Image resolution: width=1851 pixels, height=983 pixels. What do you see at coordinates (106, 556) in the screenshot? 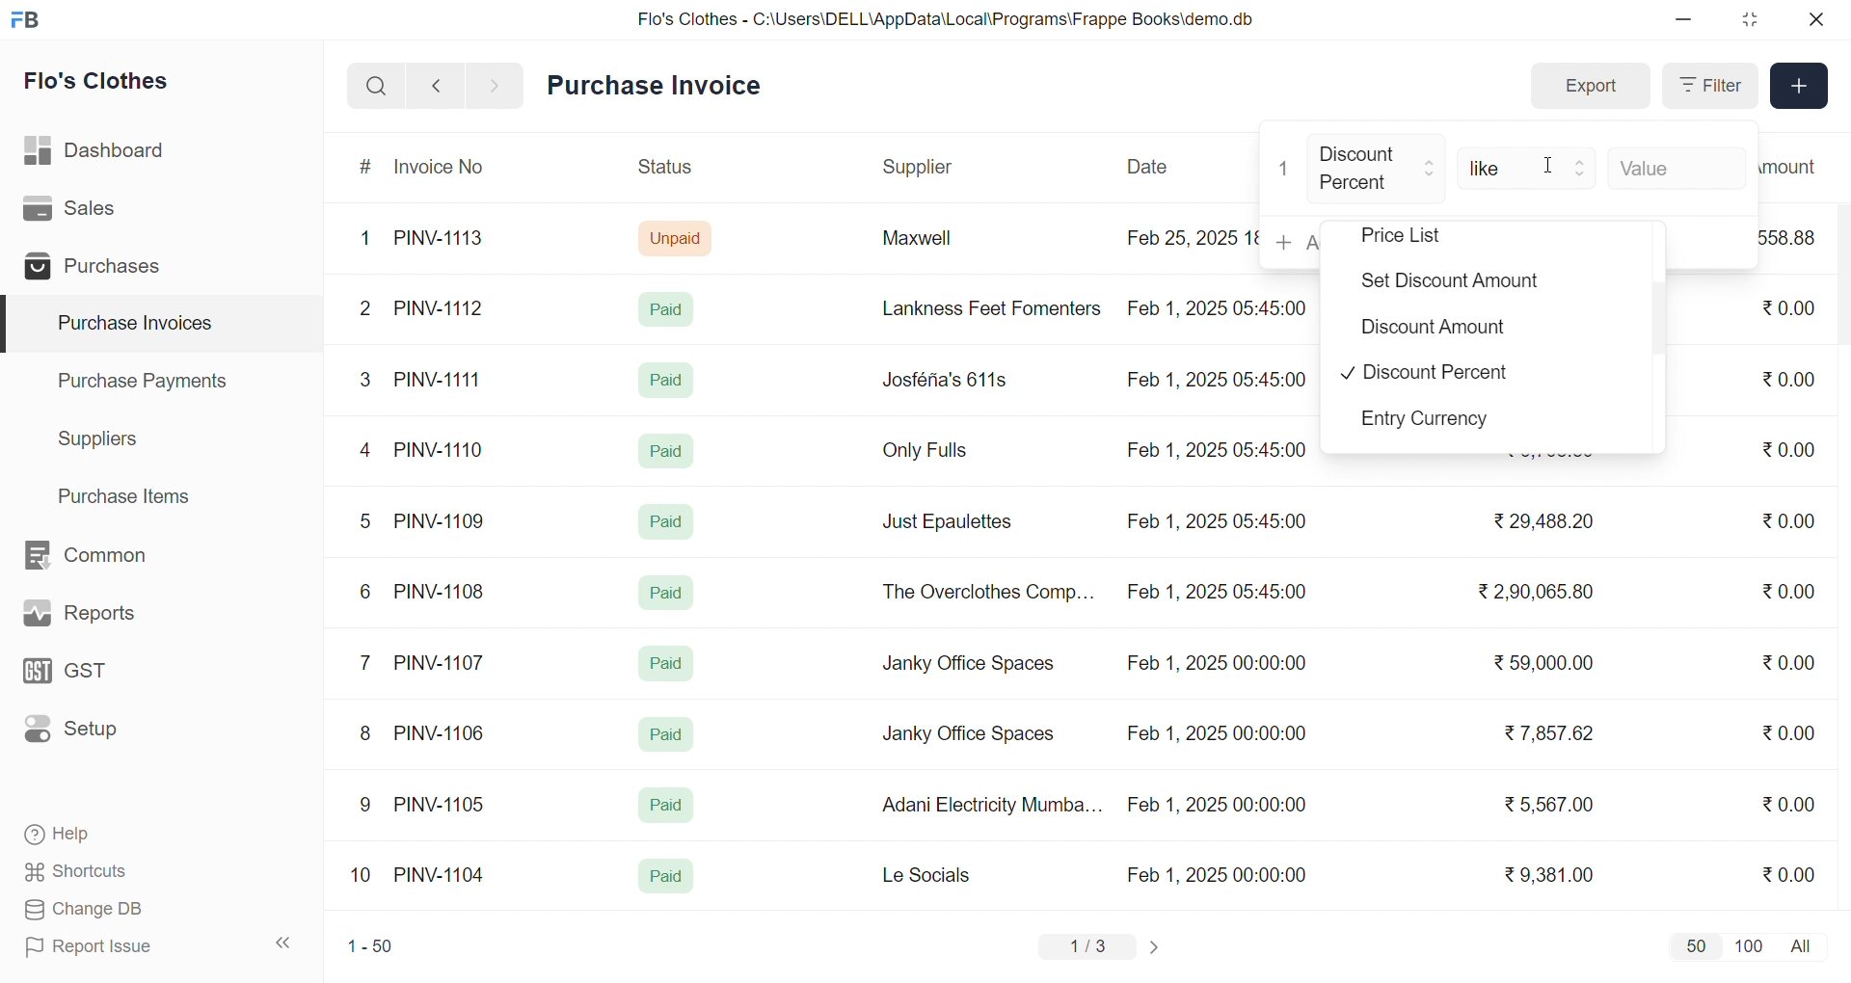
I see `Common` at bounding box center [106, 556].